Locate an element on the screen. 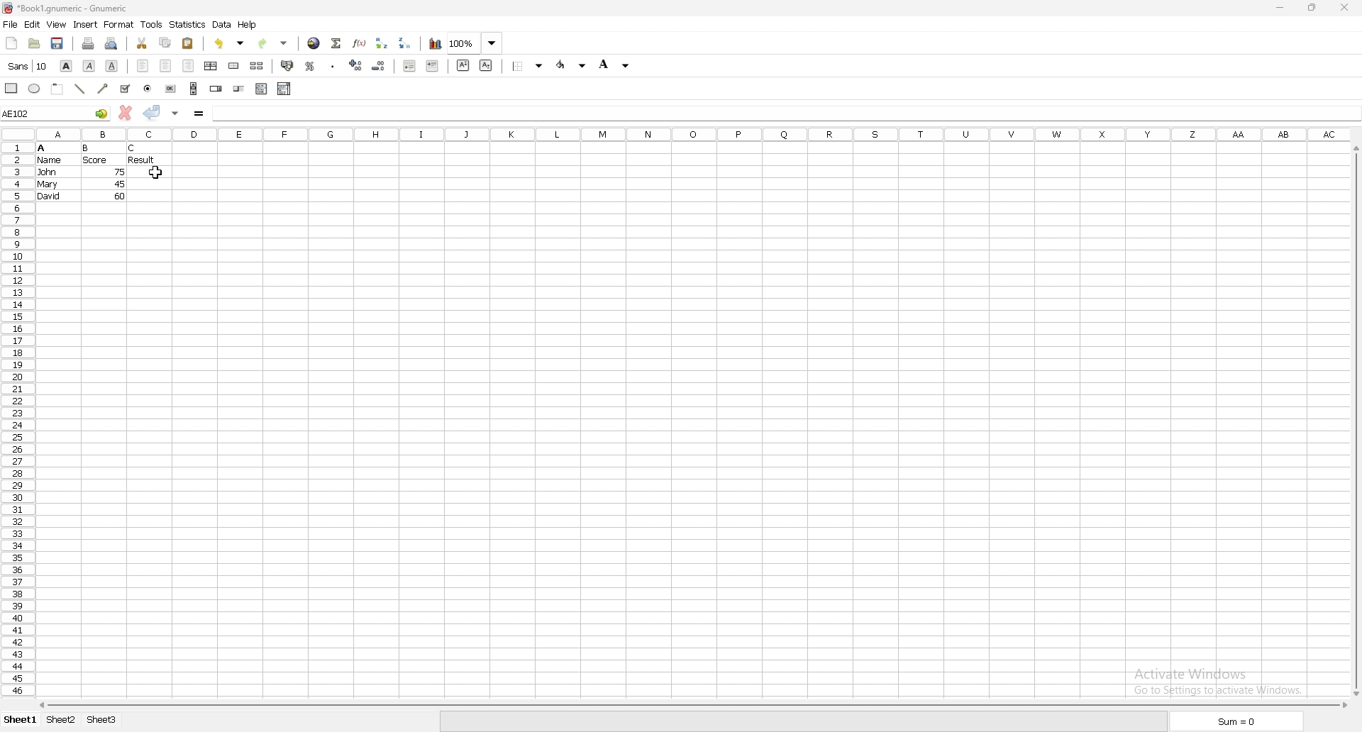 The height and width of the screenshot is (732, 1362). spin button is located at coordinates (217, 88).